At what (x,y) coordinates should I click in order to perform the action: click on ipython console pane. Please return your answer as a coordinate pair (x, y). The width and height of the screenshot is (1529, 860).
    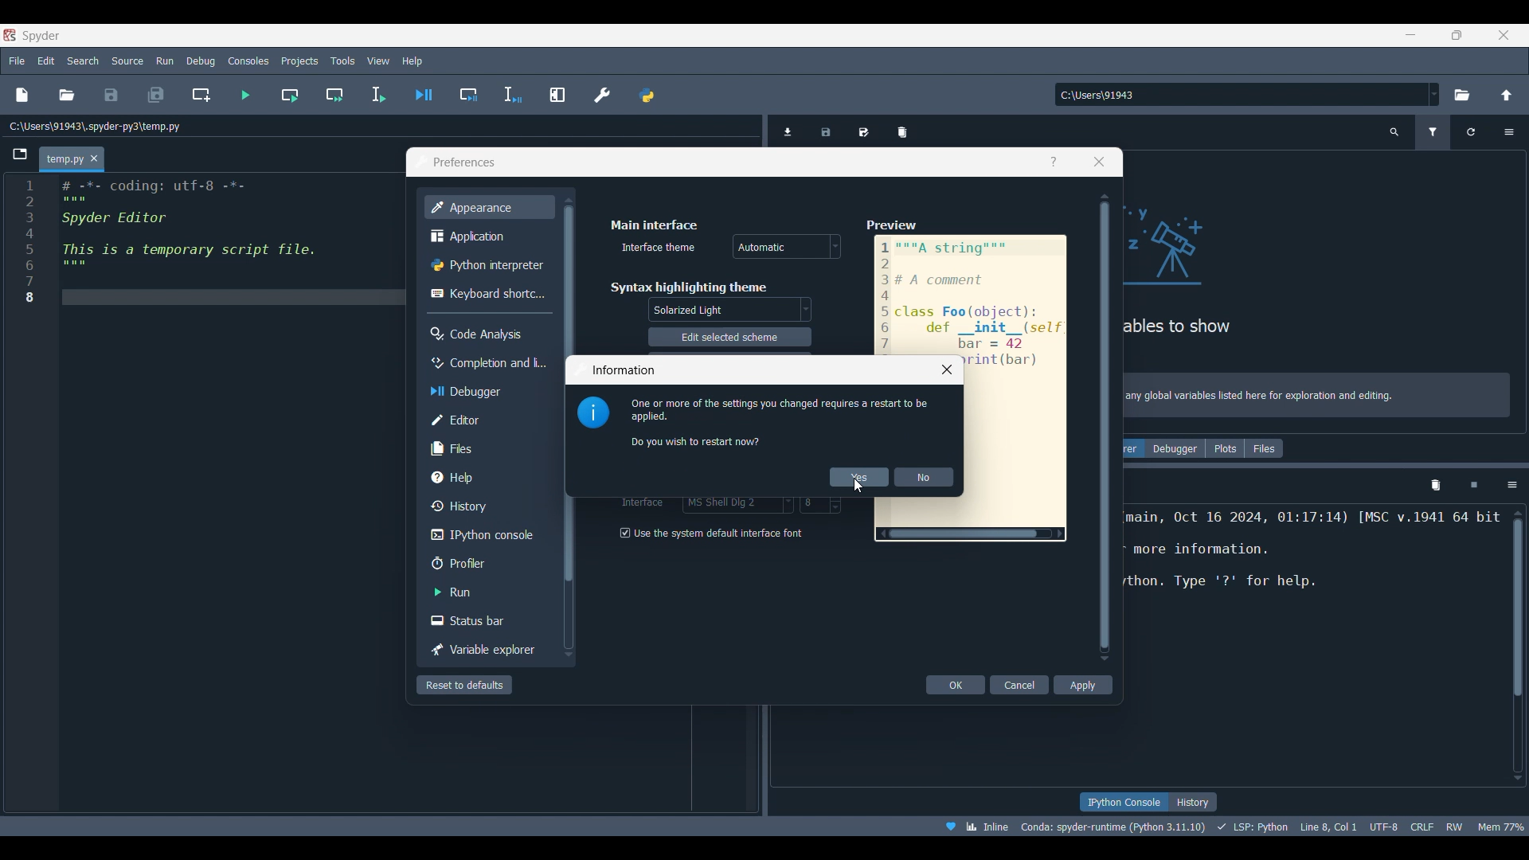
    Looking at the image, I should click on (1313, 565).